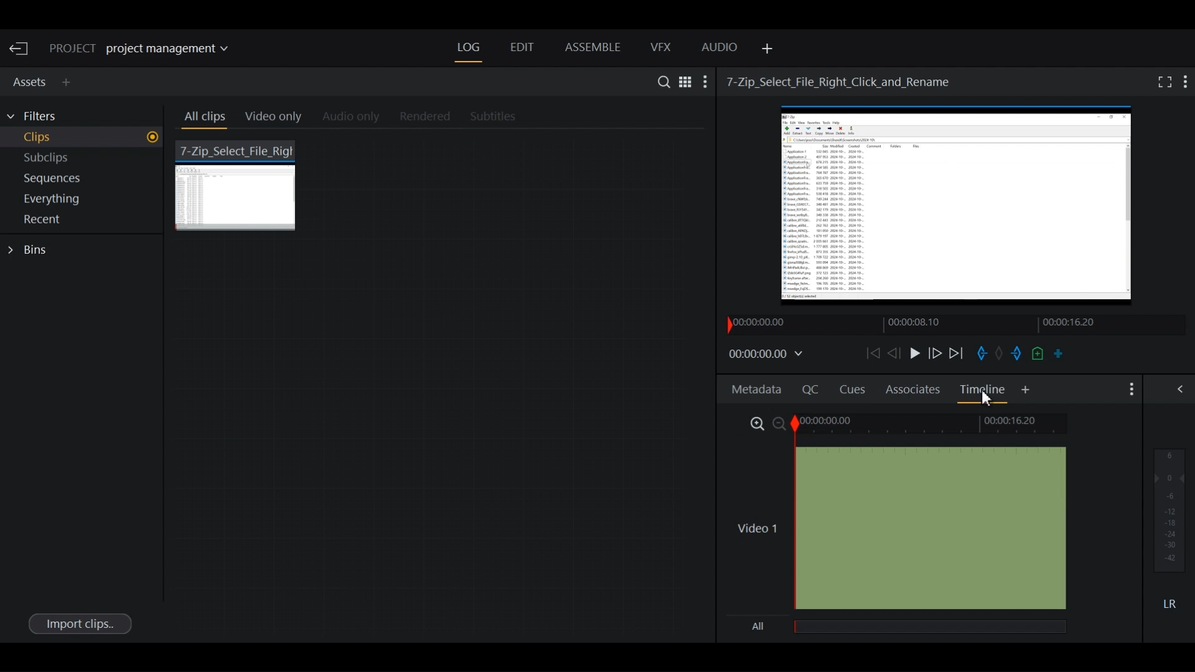 The image size is (1195, 672). I want to click on Add a cue, so click(1038, 354).